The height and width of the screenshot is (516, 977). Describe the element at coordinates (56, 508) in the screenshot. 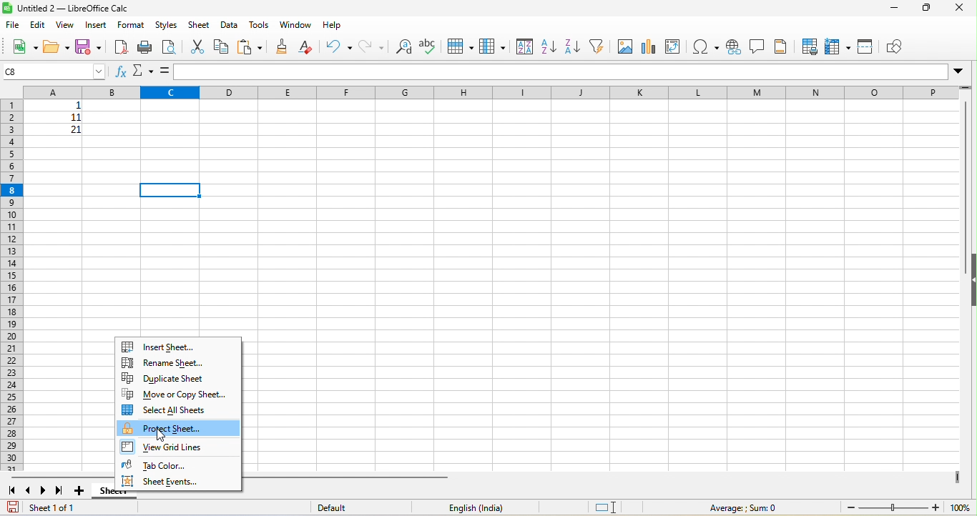

I see `sheet 1 of 1` at that location.